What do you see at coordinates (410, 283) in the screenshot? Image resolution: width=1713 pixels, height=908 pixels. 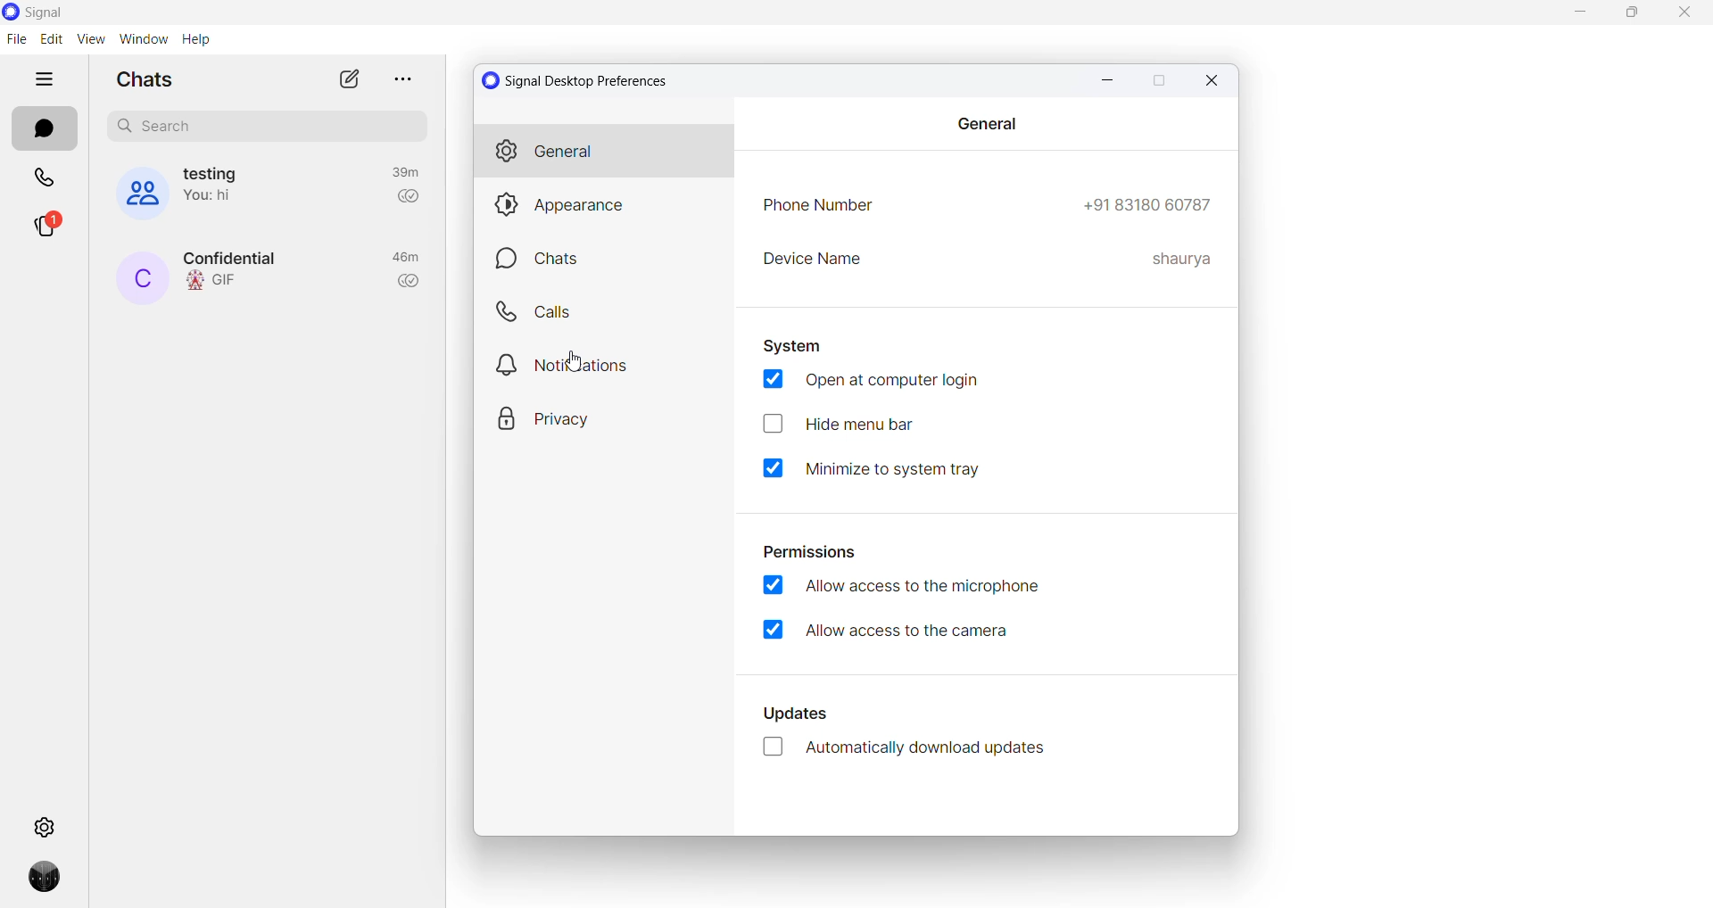 I see `read recipient` at bounding box center [410, 283].